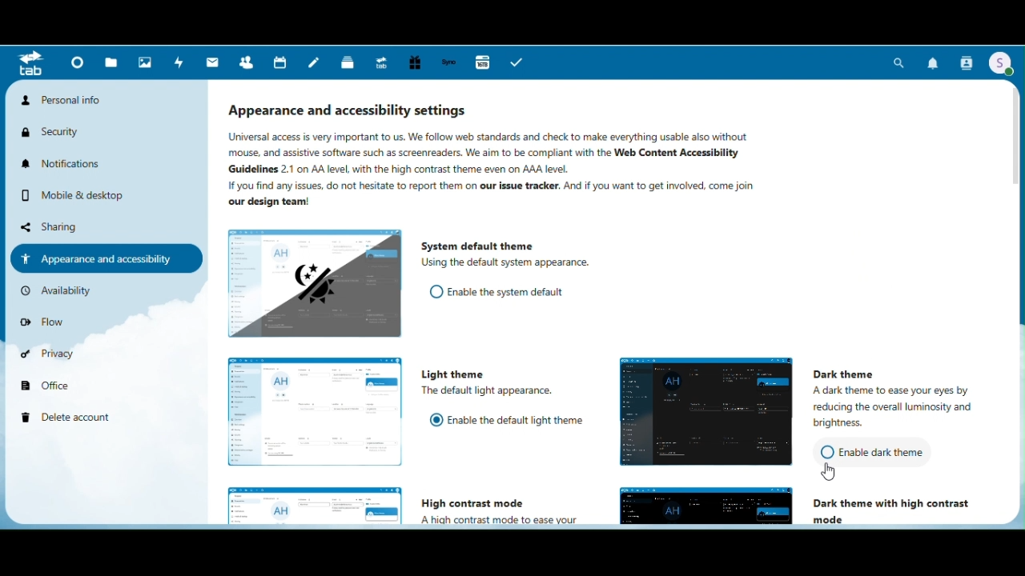 This screenshot has height=576, width=1025. I want to click on , so click(31, 66).